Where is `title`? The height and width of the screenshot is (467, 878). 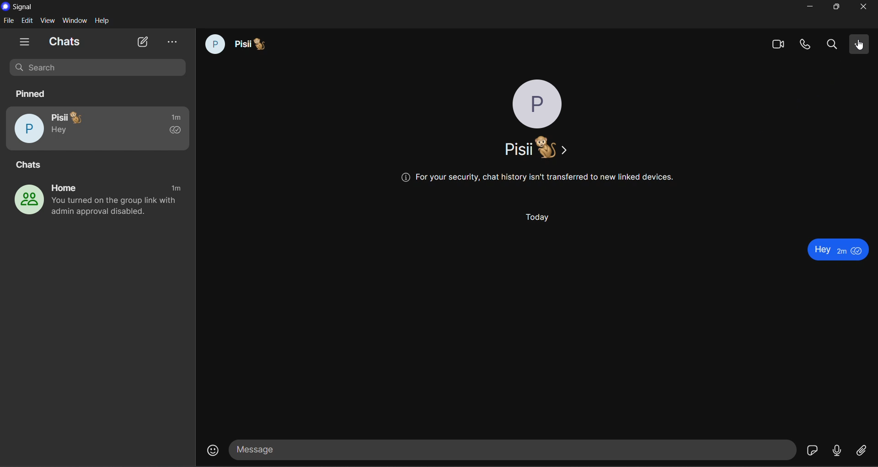 title is located at coordinates (25, 7).